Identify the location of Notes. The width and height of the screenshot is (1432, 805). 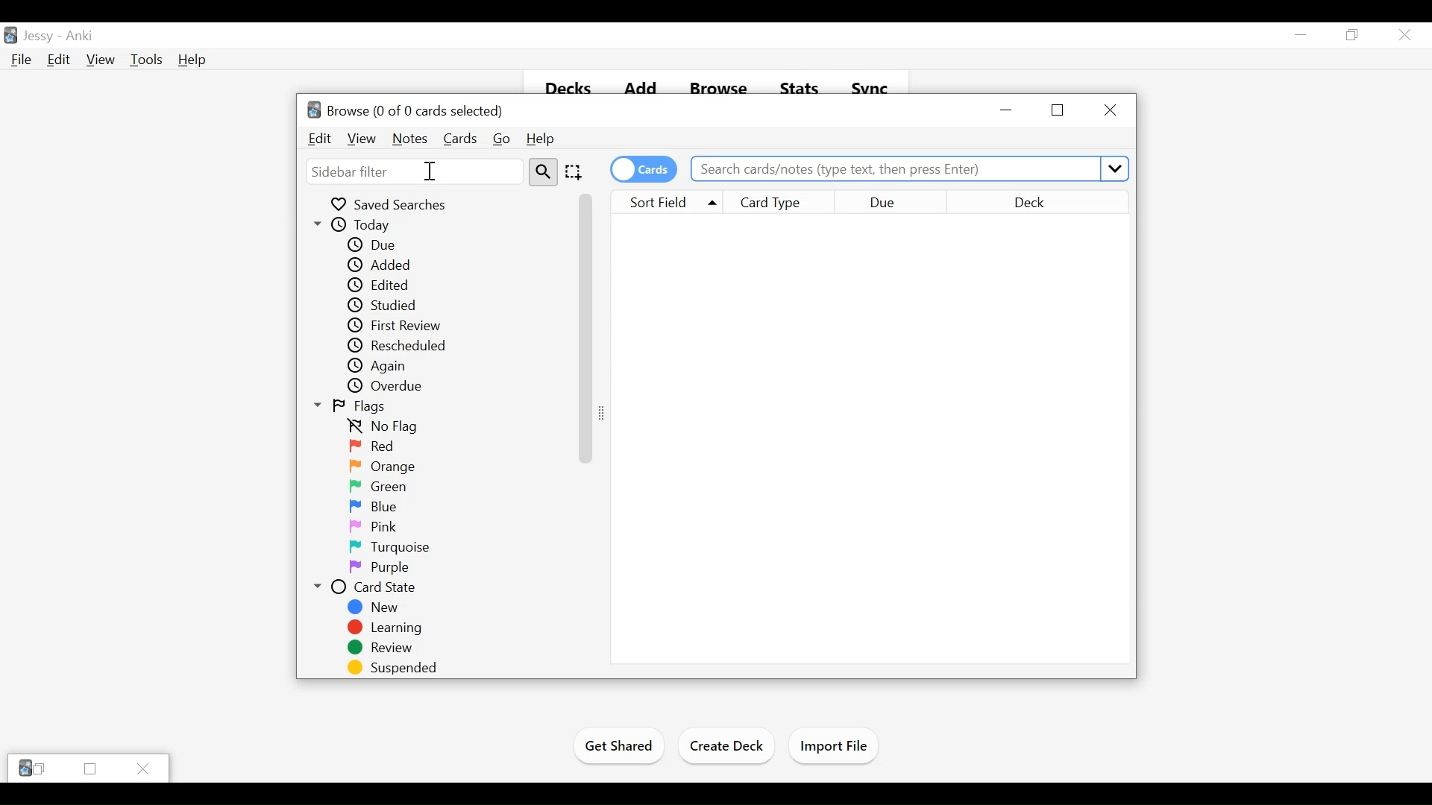
(409, 139).